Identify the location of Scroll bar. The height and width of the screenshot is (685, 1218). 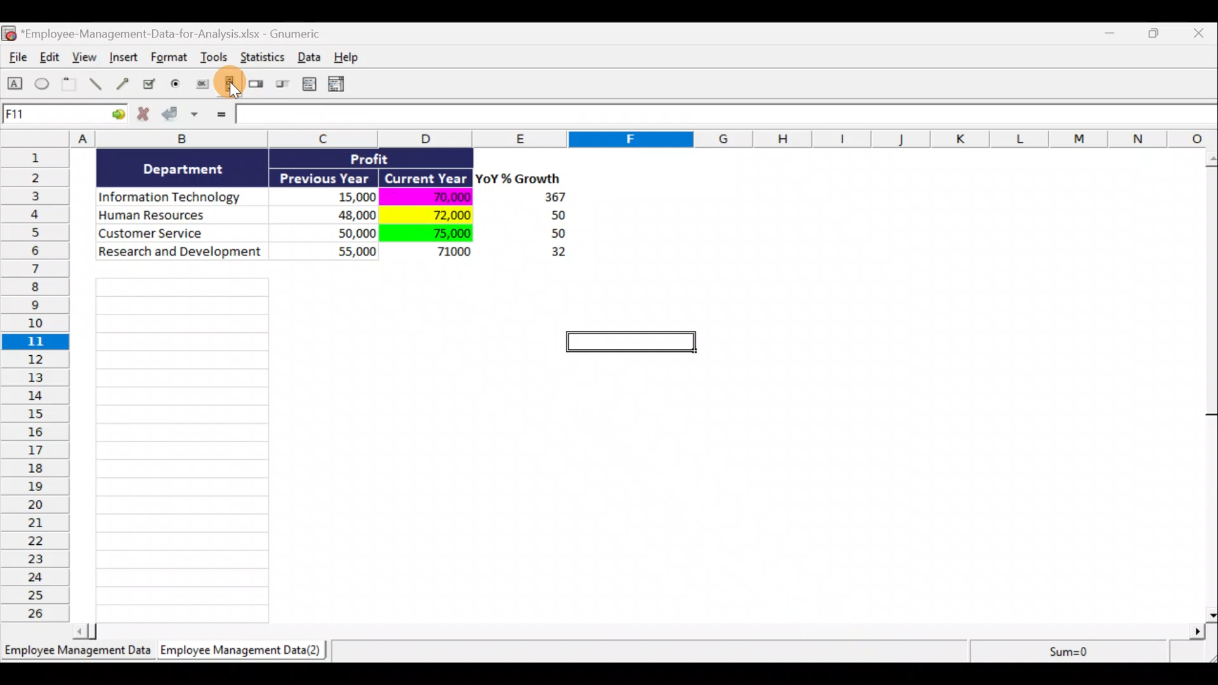
(1210, 383).